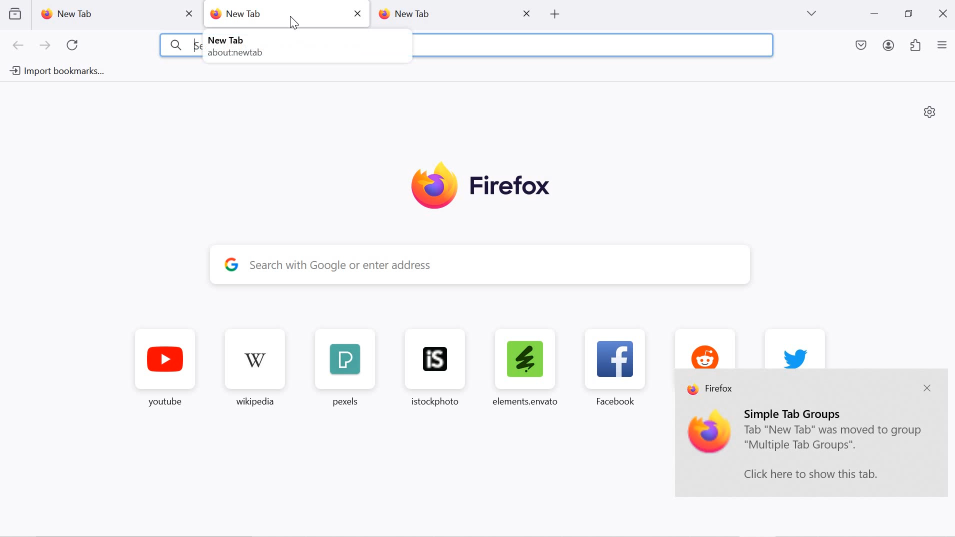 This screenshot has width=955, height=537. I want to click on app name, so click(711, 390).